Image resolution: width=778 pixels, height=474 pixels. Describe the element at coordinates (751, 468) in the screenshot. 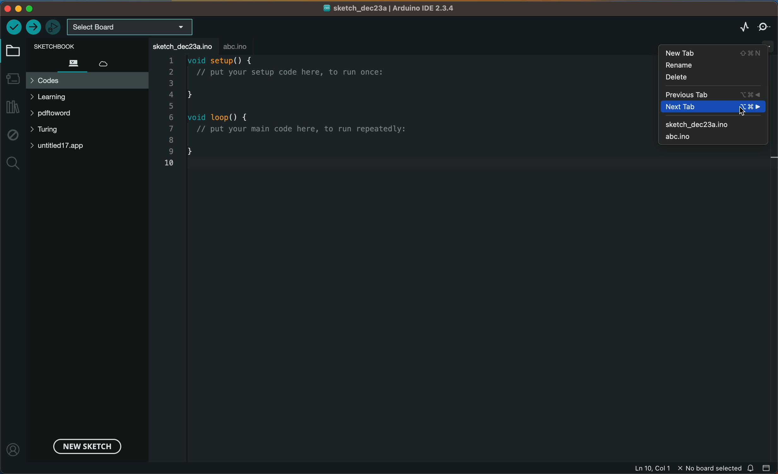

I see `notification` at that location.